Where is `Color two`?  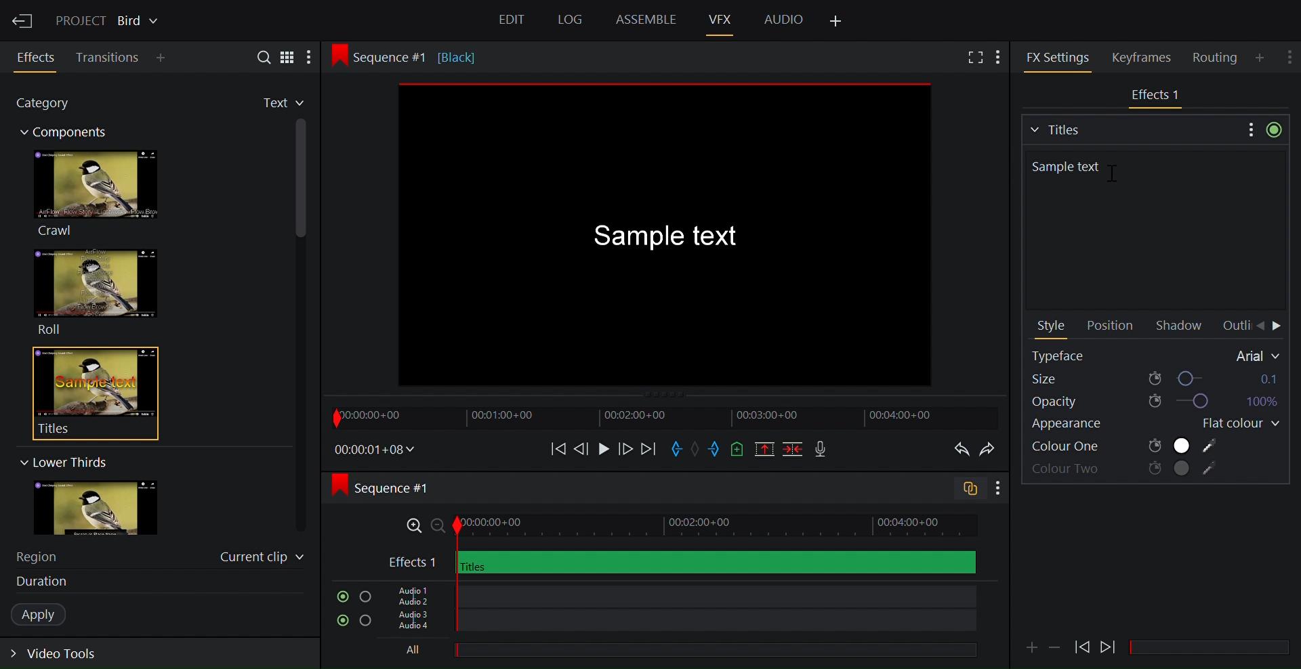
Color two is located at coordinates (1126, 470).